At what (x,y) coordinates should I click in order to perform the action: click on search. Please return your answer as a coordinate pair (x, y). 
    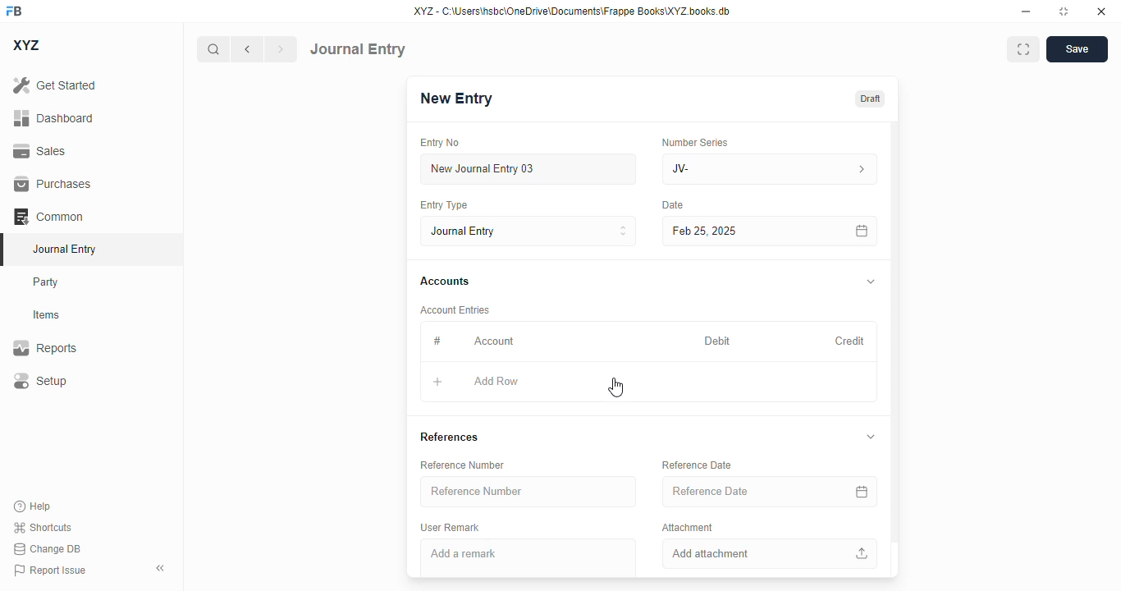
    Looking at the image, I should click on (213, 49).